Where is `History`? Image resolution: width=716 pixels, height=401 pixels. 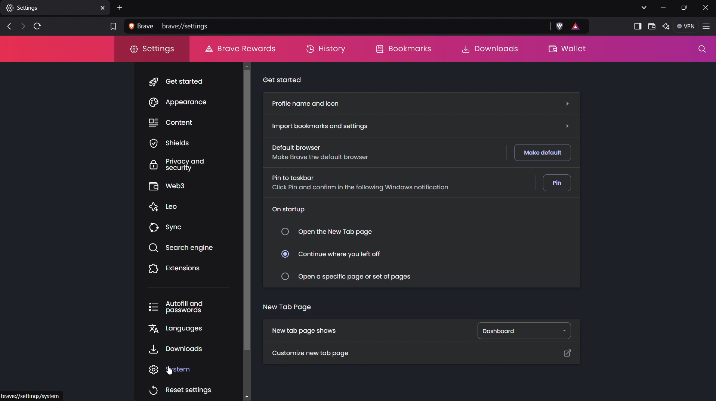 History is located at coordinates (325, 49).